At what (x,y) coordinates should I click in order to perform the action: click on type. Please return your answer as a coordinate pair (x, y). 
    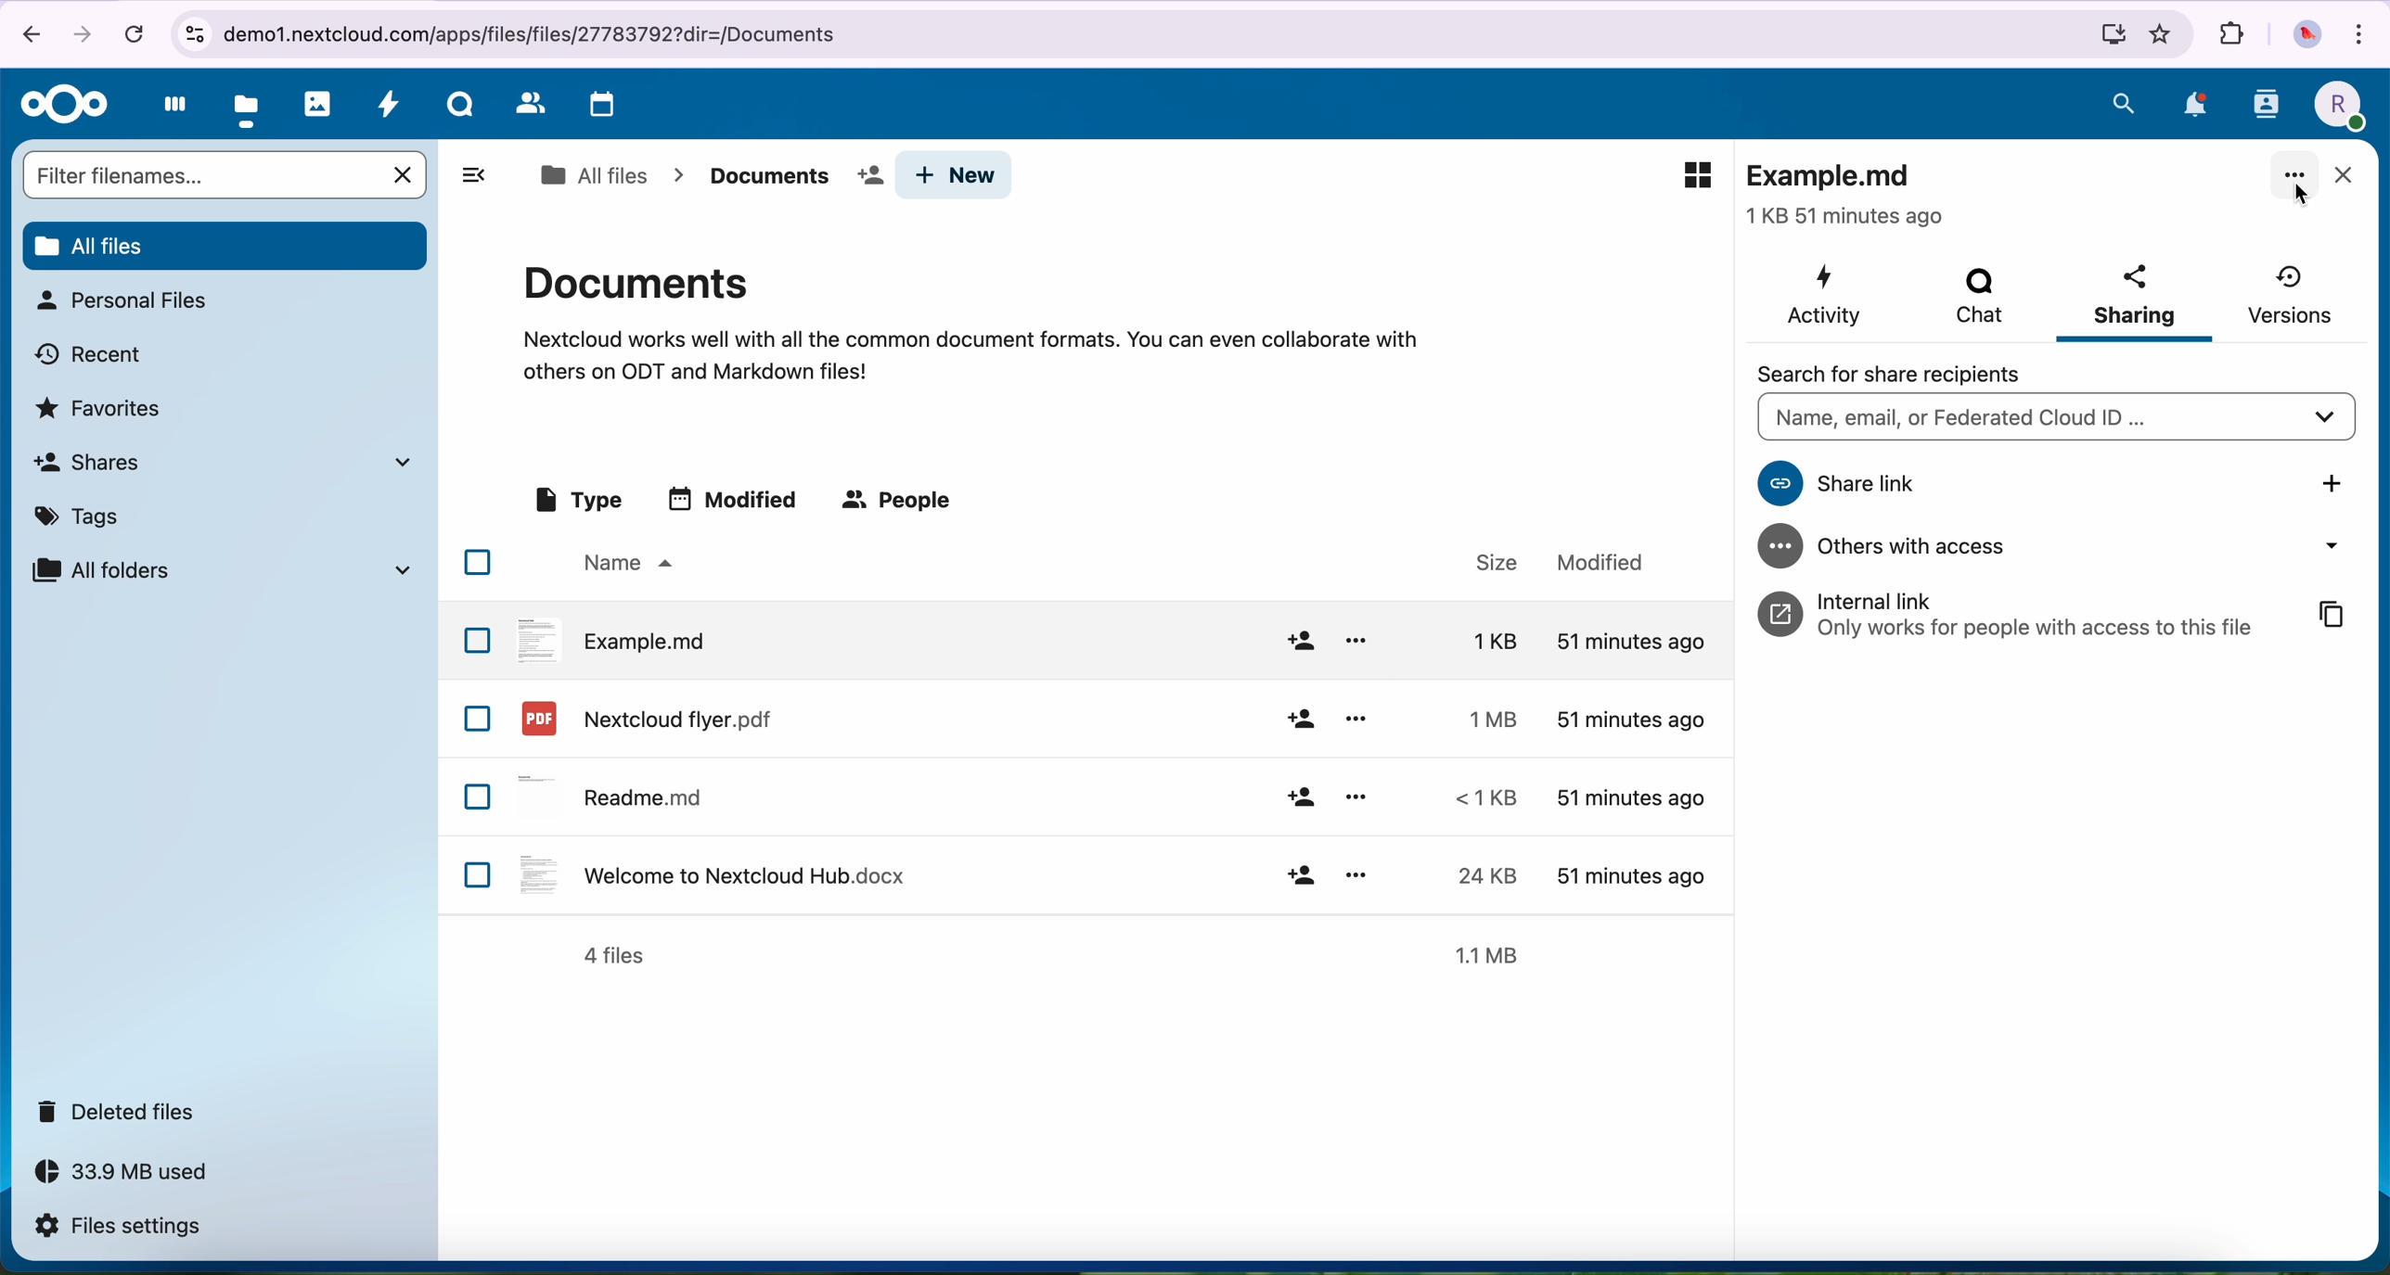
    Looking at the image, I should click on (576, 501).